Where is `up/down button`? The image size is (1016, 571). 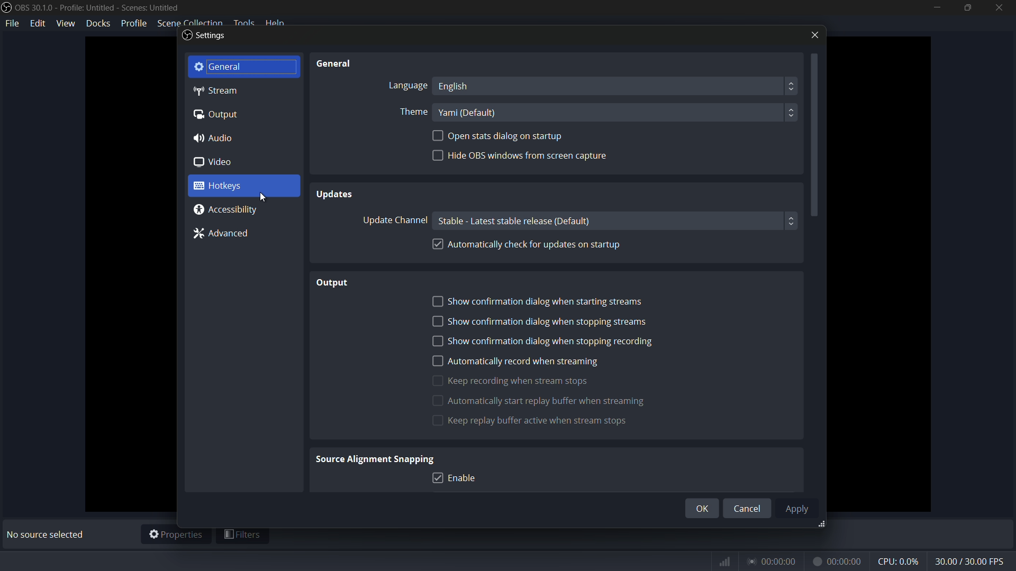 up/down button is located at coordinates (788, 84).